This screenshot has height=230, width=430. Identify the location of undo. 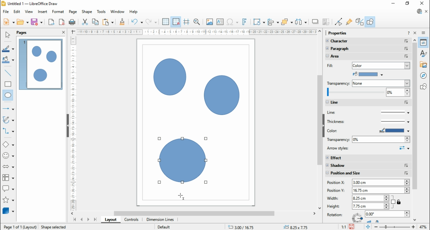
(137, 22).